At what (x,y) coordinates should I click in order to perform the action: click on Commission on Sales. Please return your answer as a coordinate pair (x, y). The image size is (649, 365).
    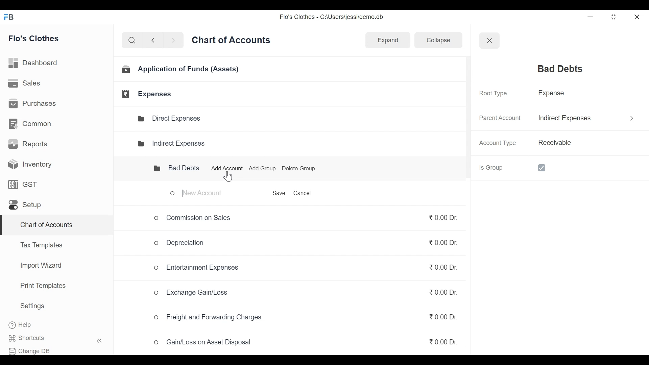
    Looking at the image, I should click on (193, 218).